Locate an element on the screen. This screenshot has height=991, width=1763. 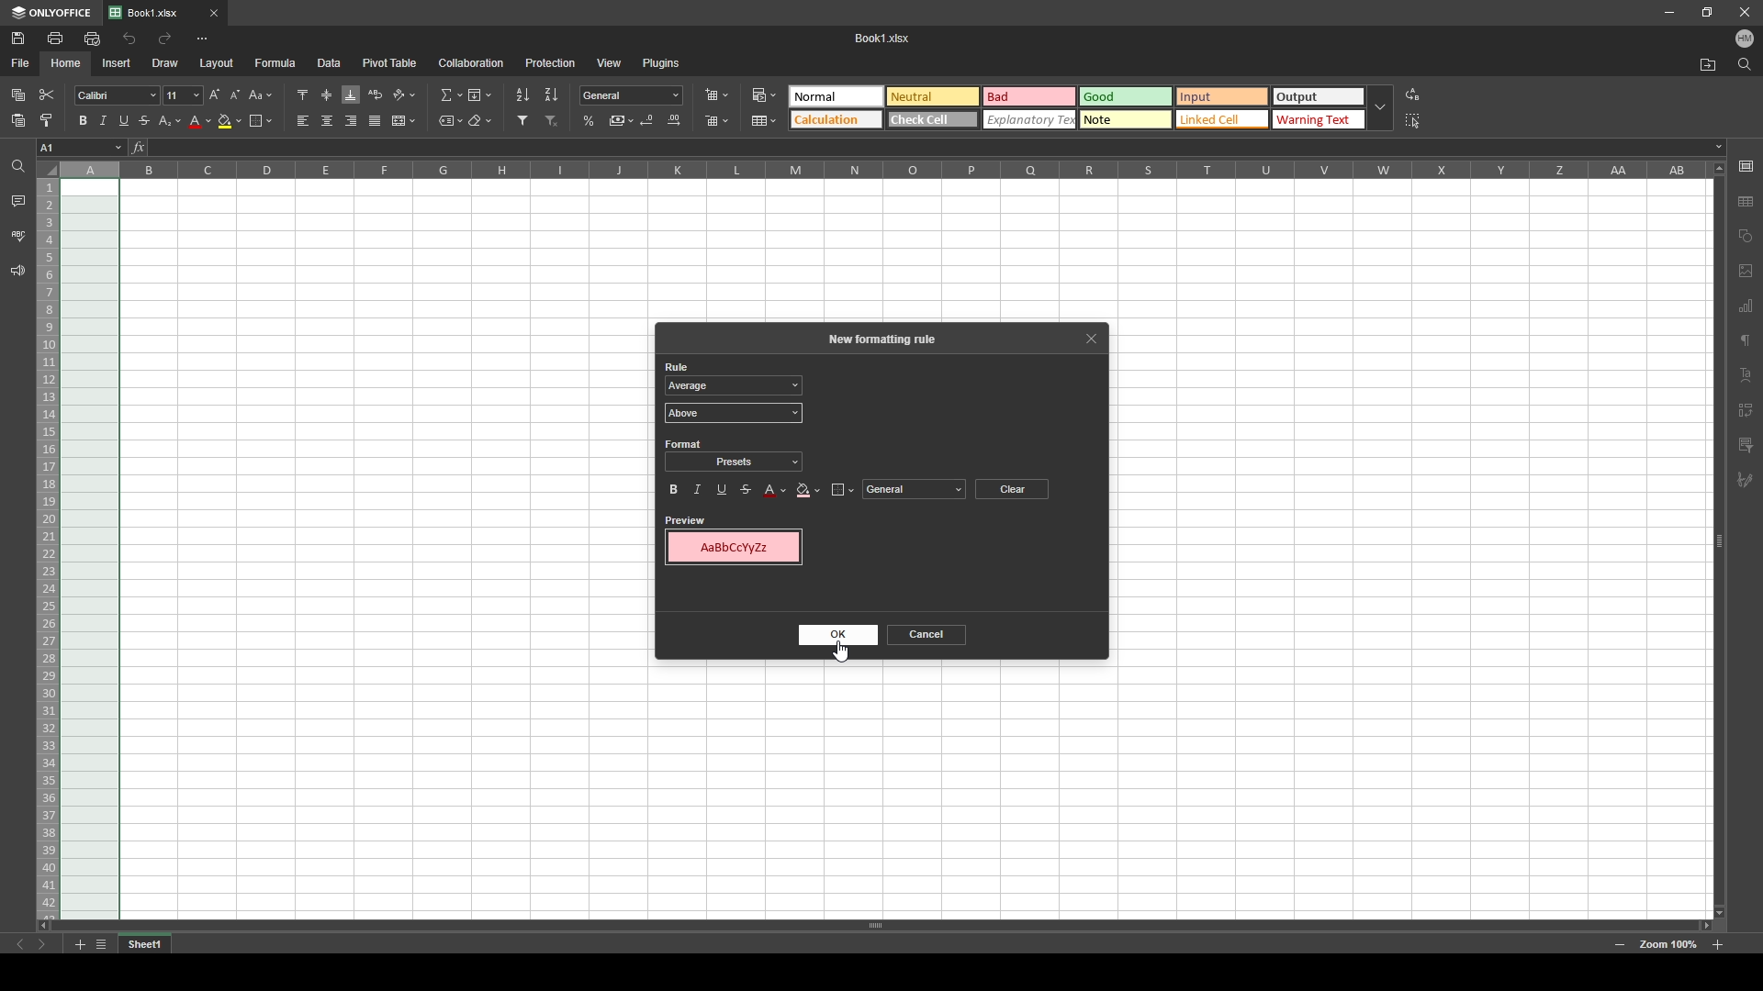
increase decimal is located at coordinates (674, 120).